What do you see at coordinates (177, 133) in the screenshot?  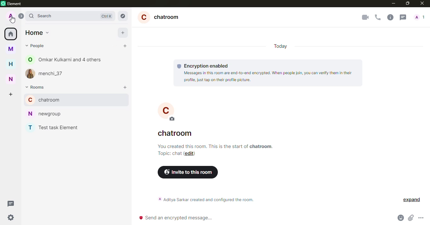 I see `chatroom` at bounding box center [177, 133].